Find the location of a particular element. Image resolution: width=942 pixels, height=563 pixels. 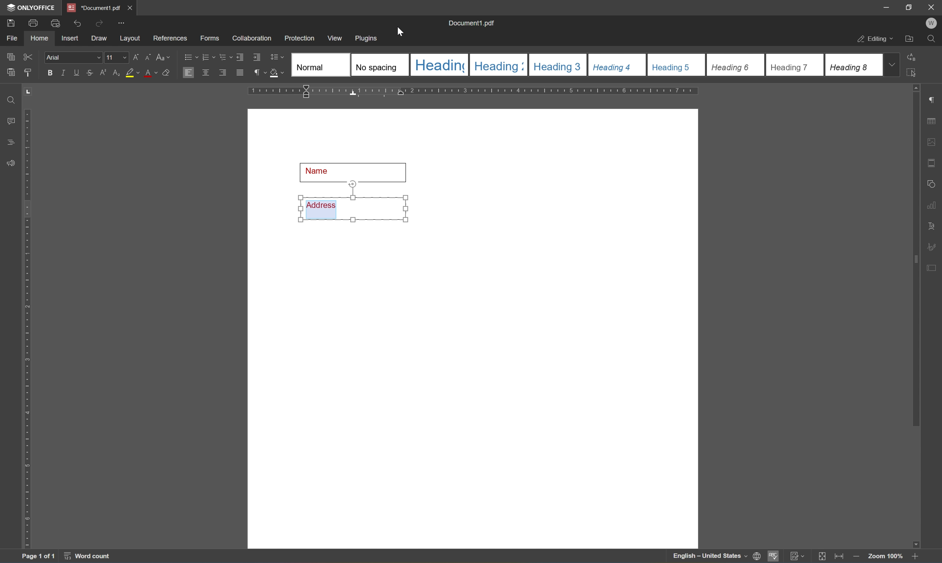

references is located at coordinates (170, 38).